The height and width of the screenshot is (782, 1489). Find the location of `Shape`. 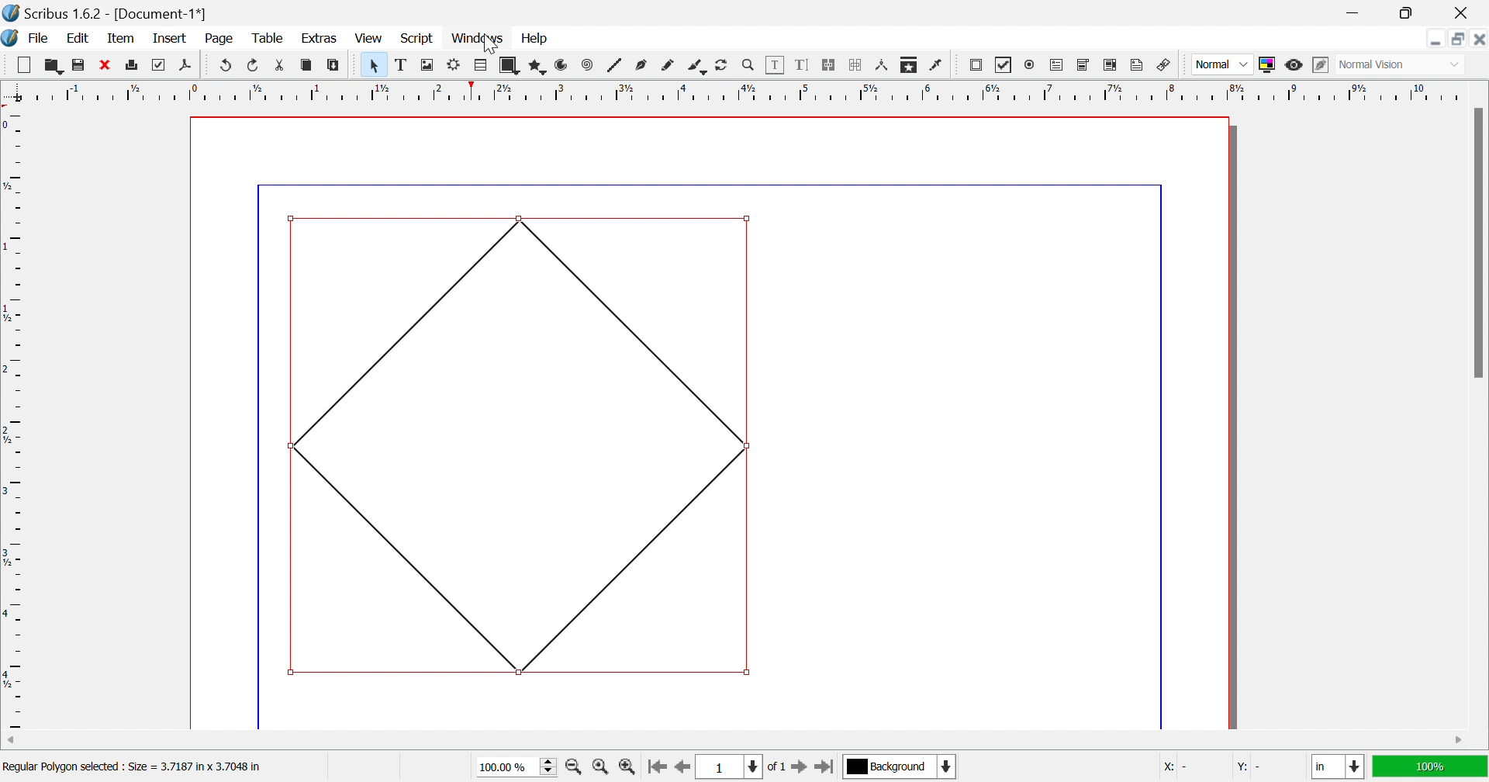

Shape is located at coordinates (522, 446).